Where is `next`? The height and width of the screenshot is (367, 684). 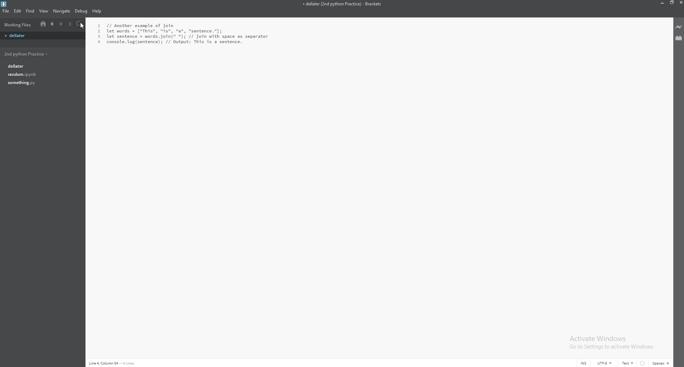 next is located at coordinates (61, 24).